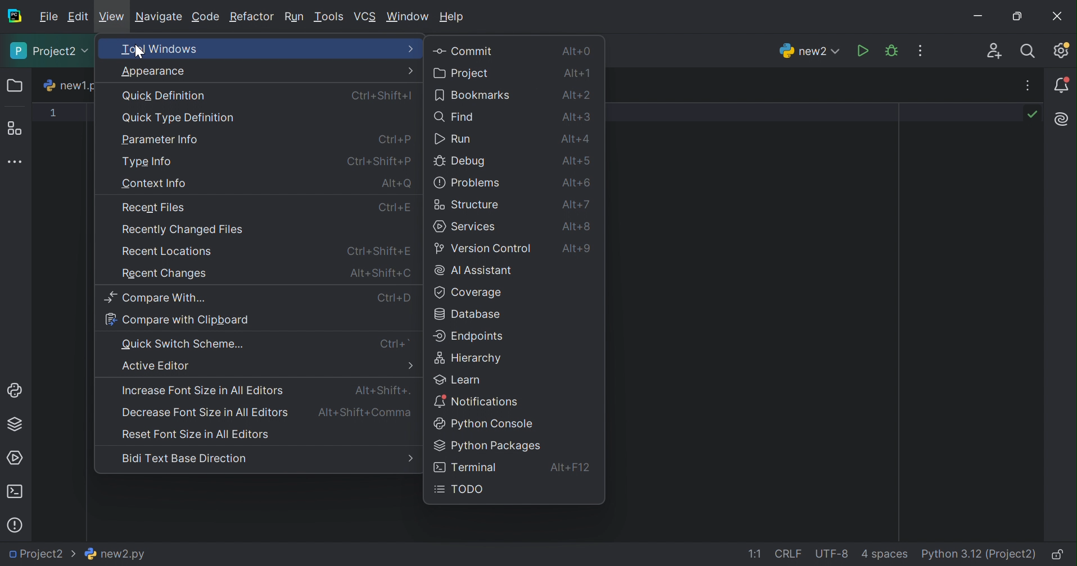 This screenshot has height=566, width=1077. Describe the element at coordinates (1062, 120) in the screenshot. I see `AI Assistant` at that location.